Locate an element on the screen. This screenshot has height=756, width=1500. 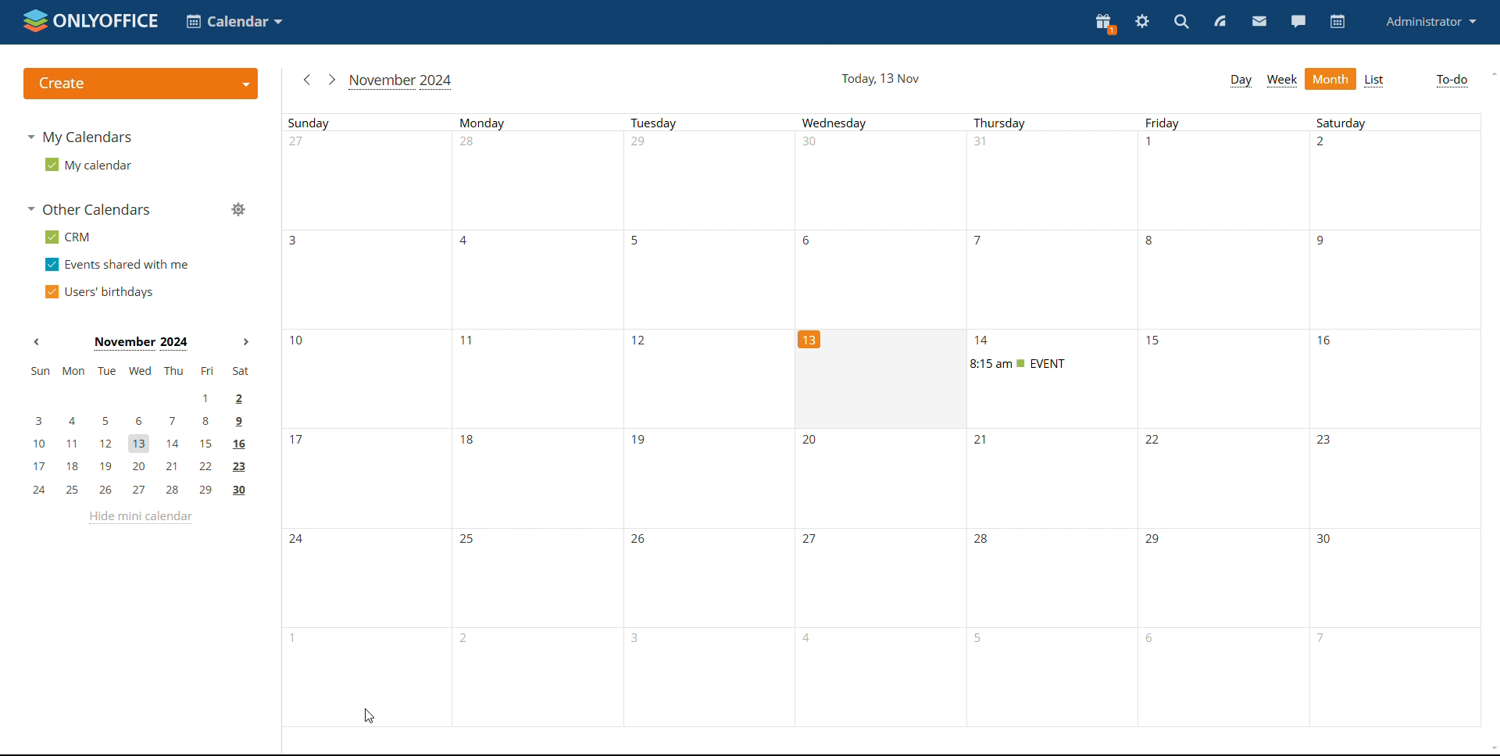
next month is located at coordinates (333, 80).